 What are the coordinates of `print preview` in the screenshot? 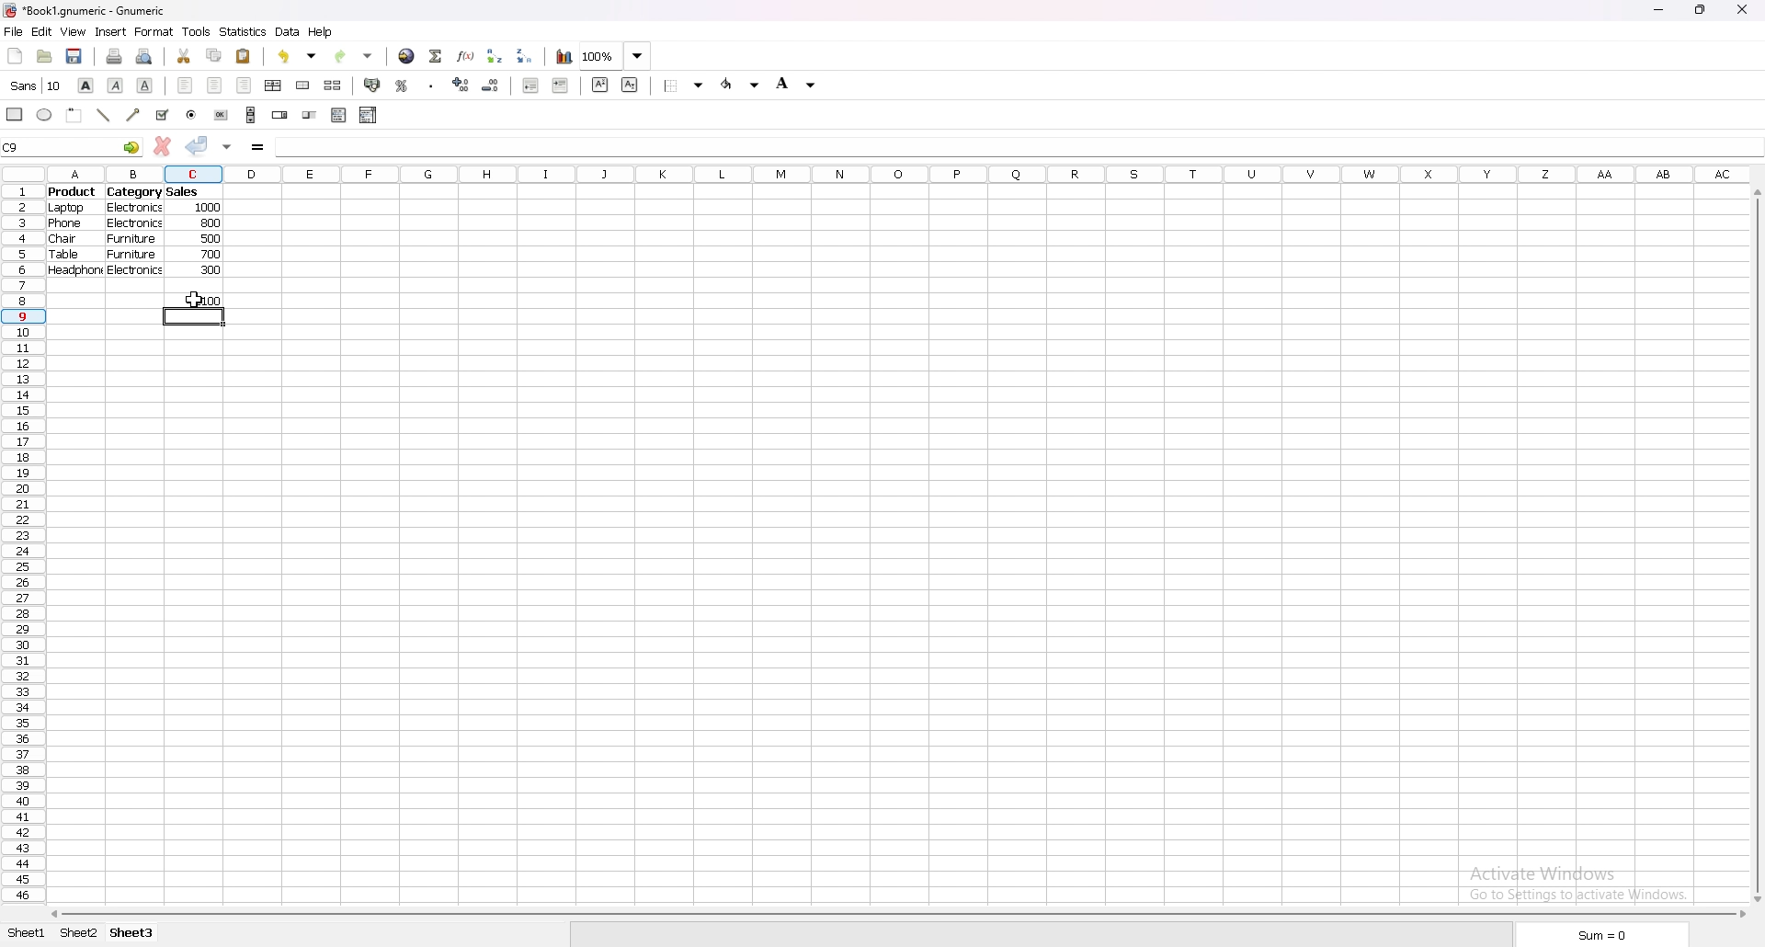 It's located at (145, 55).